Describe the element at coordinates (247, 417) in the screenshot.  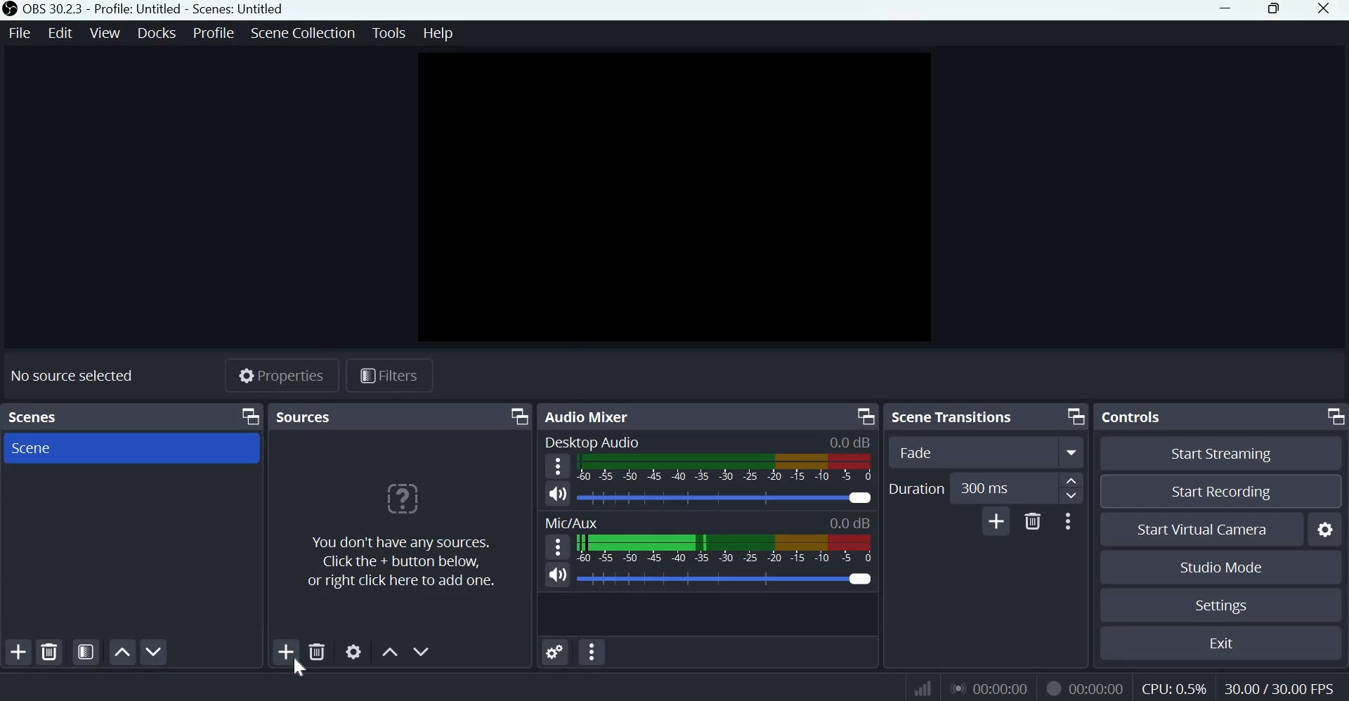
I see `Dock Options icon` at that location.